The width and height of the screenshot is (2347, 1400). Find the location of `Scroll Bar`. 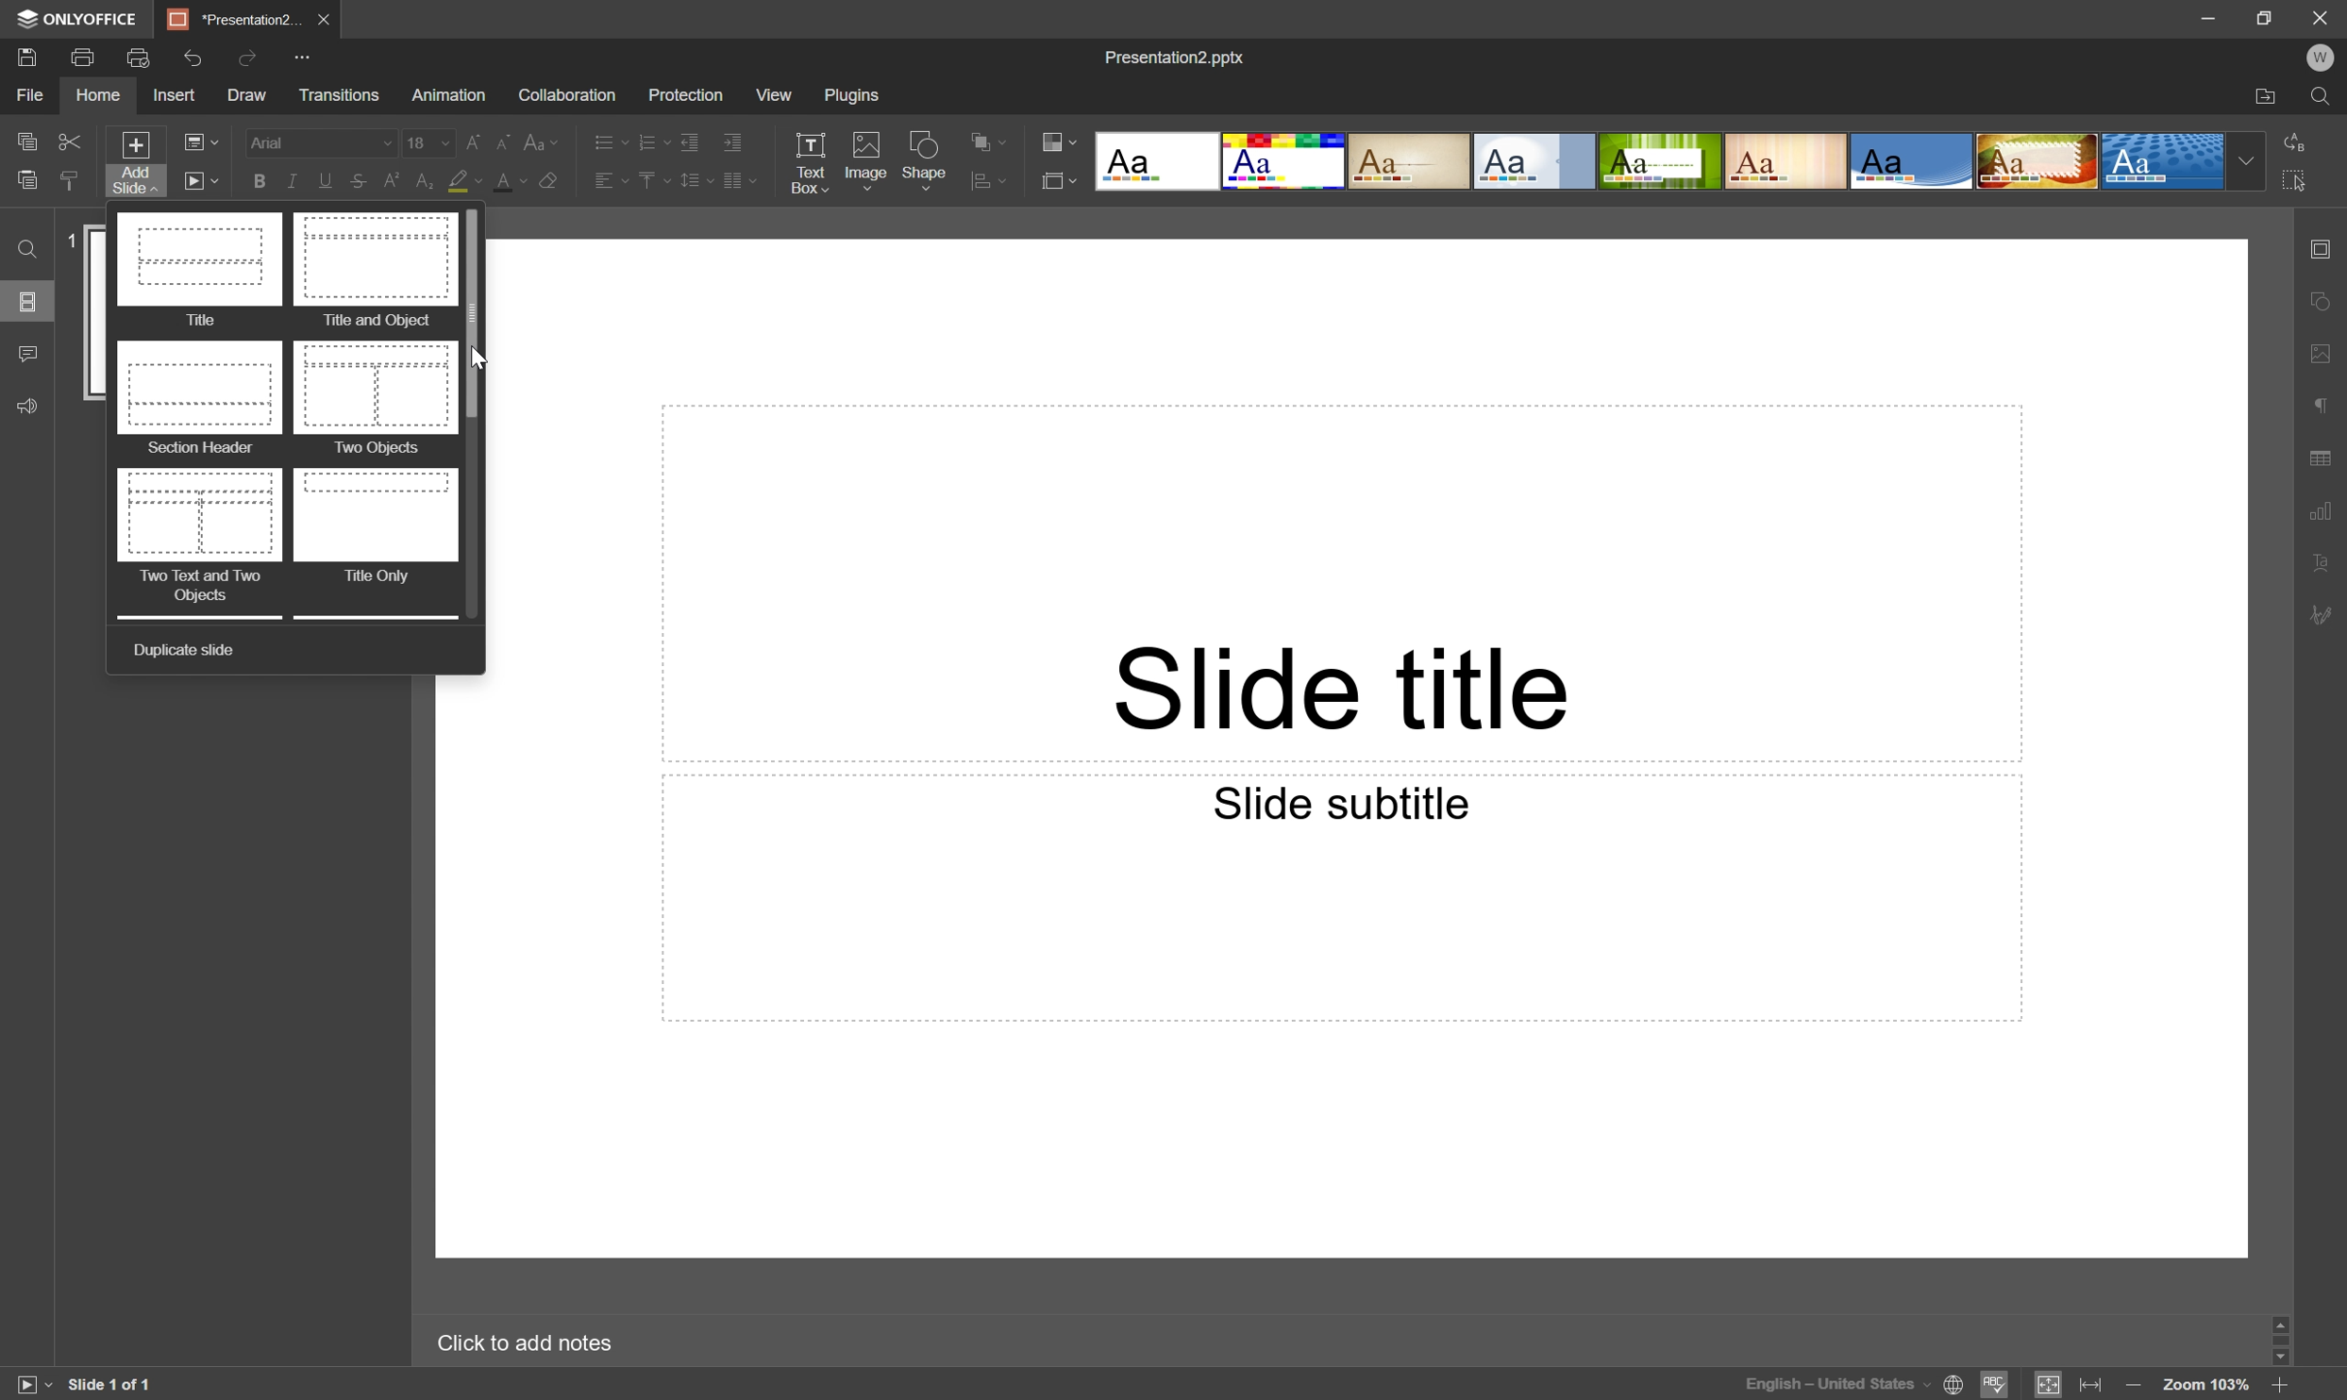

Scroll Bar is located at coordinates (2284, 1334).